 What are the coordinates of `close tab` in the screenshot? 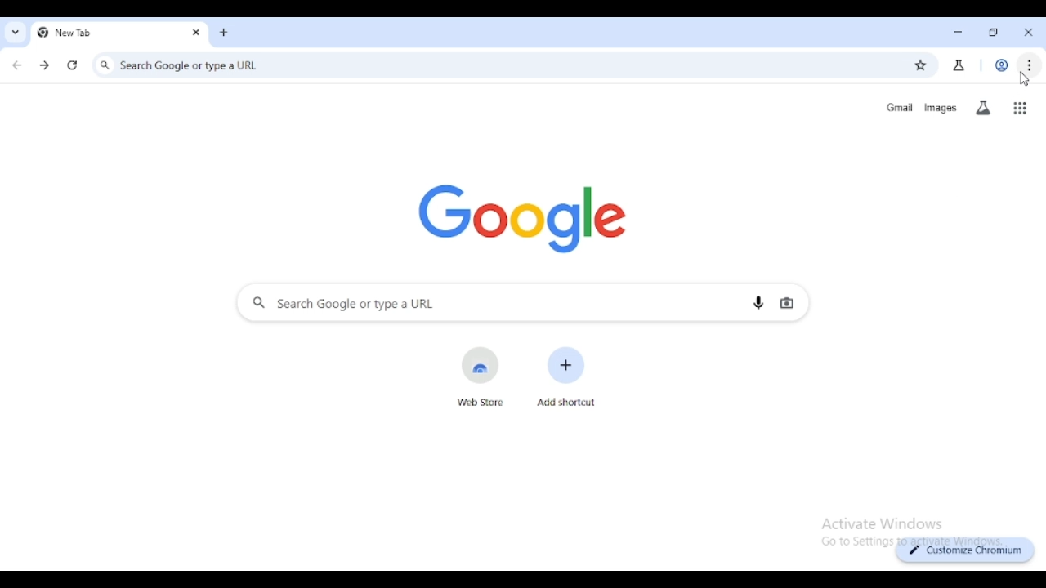 It's located at (1029, 32).